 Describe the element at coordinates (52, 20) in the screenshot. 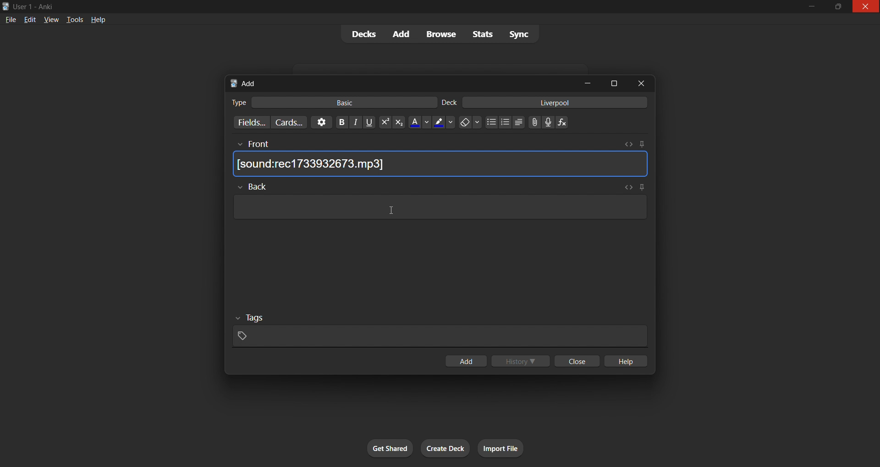

I see `view` at that location.